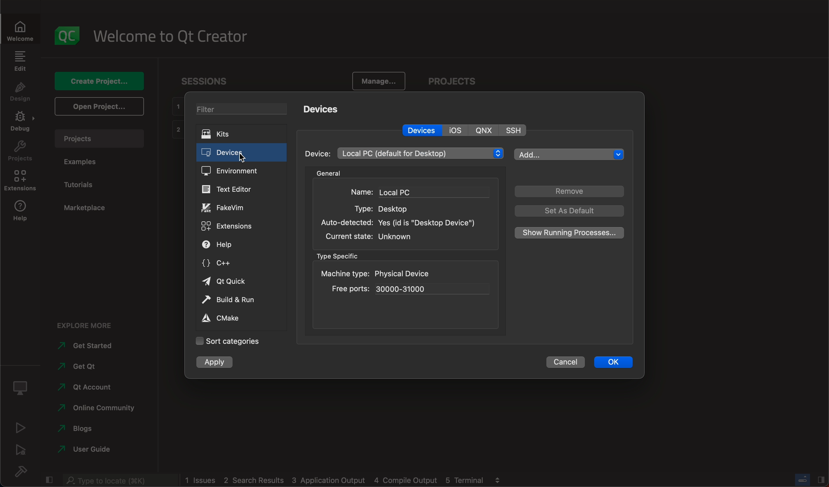 The height and width of the screenshot is (487, 829). I want to click on projects, so click(451, 81).